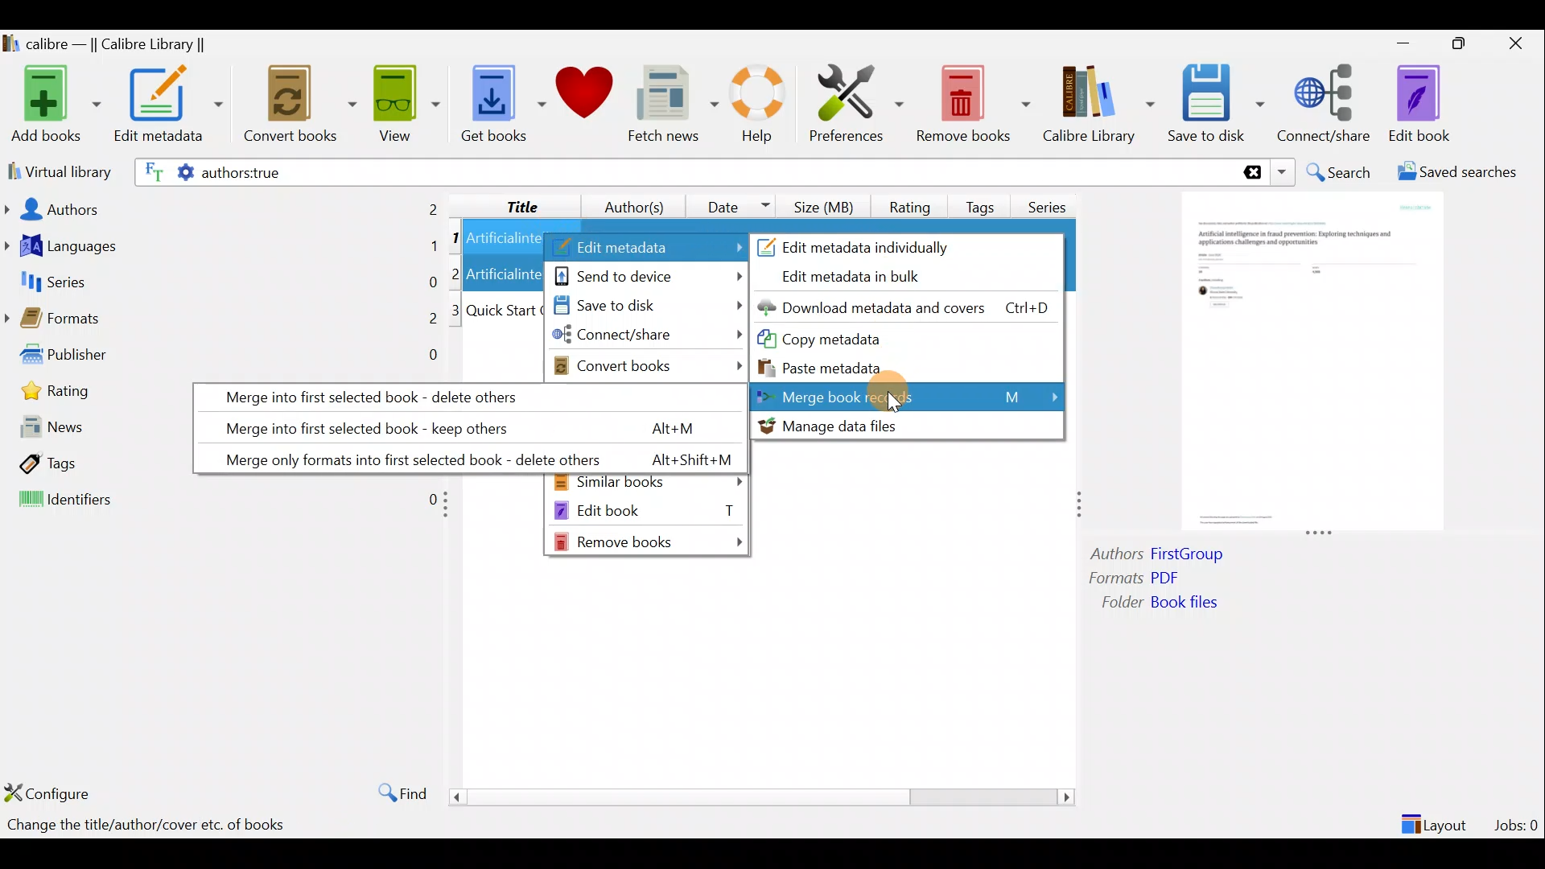  I want to click on Tags, so click(983, 200).